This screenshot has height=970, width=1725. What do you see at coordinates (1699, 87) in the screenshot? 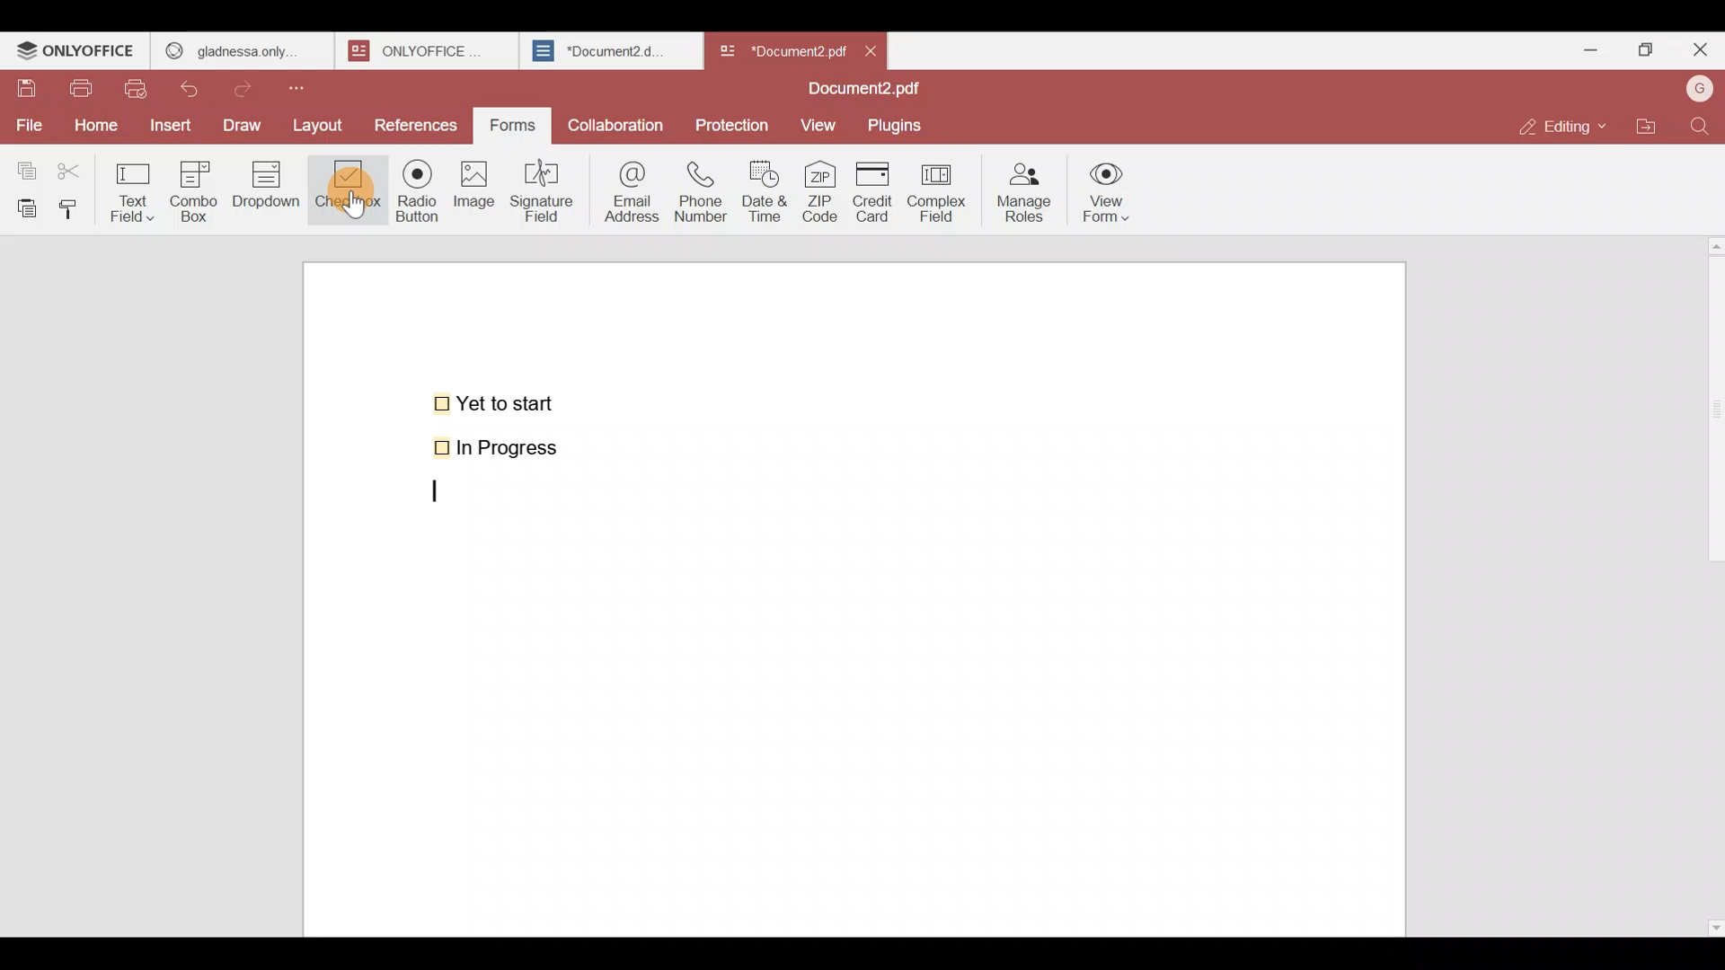
I see `Account name` at bounding box center [1699, 87].